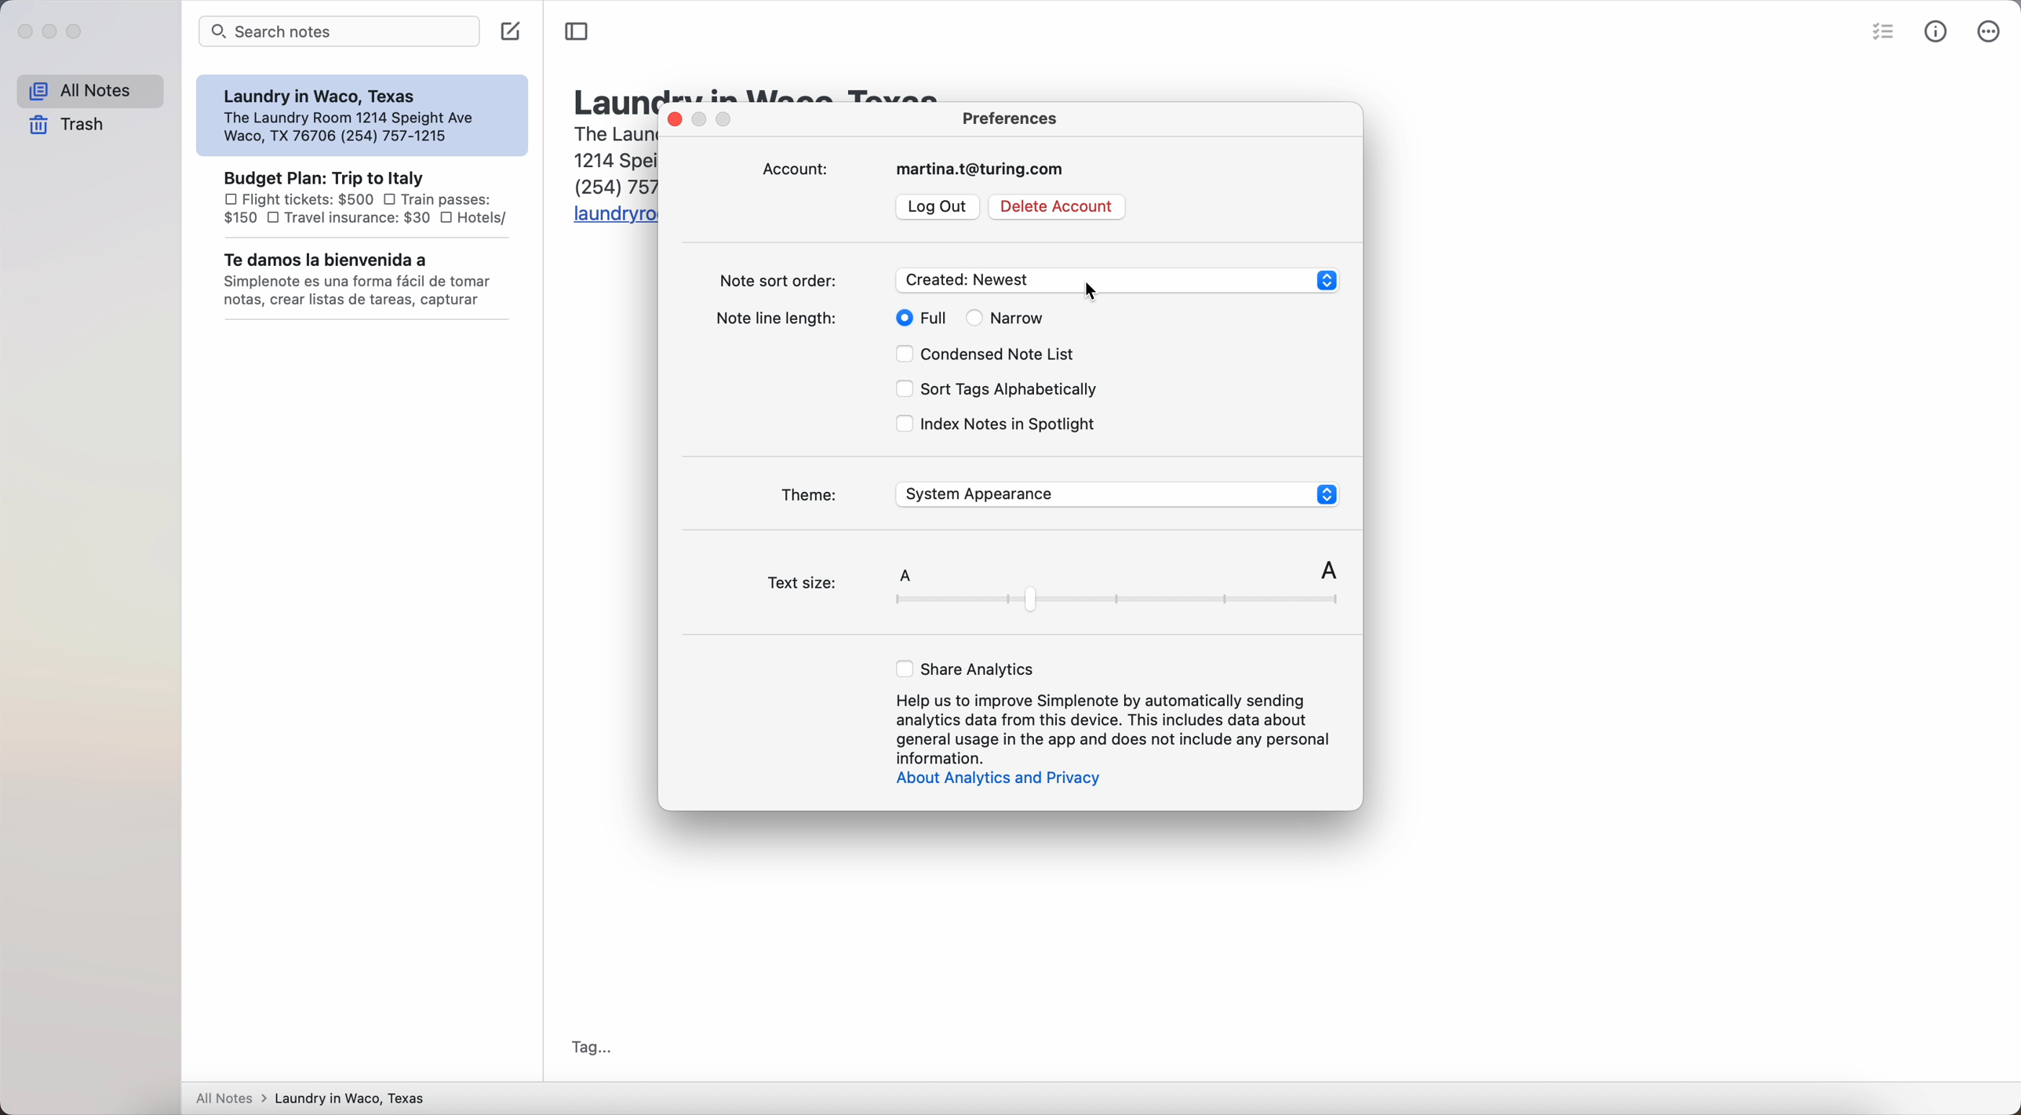 The height and width of the screenshot is (1115, 2021). What do you see at coordinates (996, 425) in the screenshot?
I see `index notes in spotlight` at bounding box center [996, 425].